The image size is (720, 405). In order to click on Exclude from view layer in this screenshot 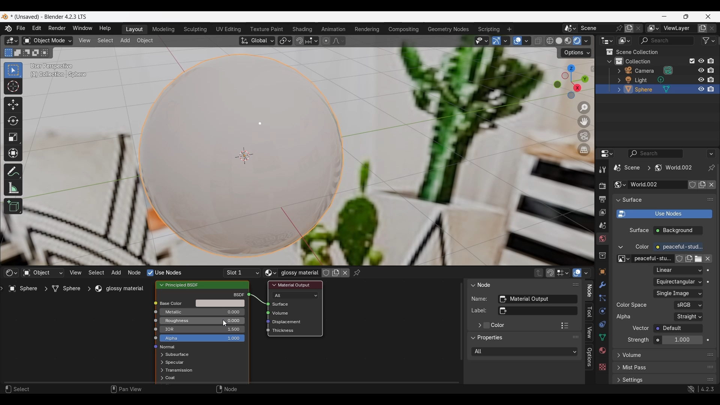, I will do `click(692, 61)`.